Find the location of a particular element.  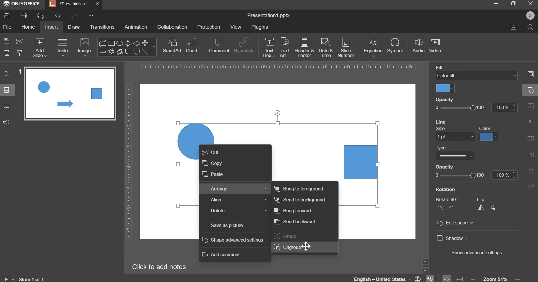

animation is located at coordinates (136, 27).